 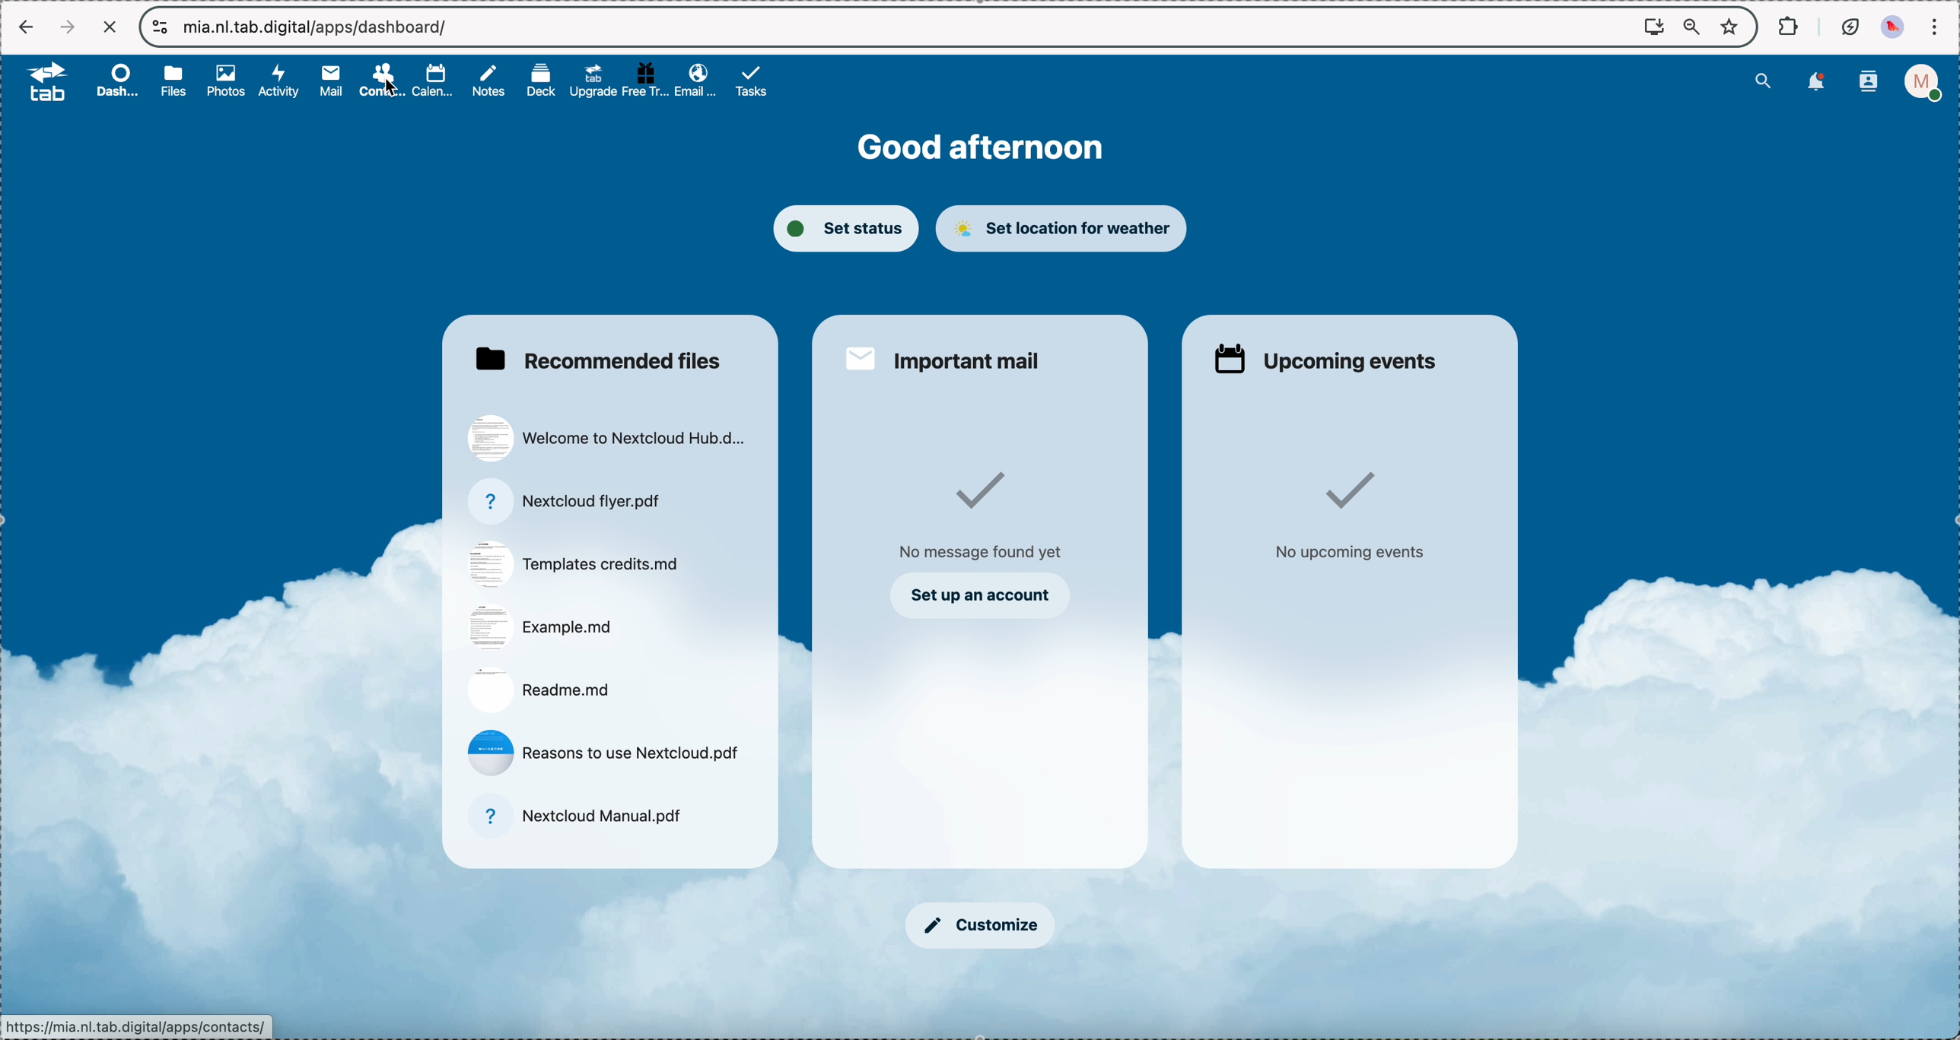 What do you see at coordinates (1786, 26) in the screenshot?
I see `extensions` at bounding box center [1786, 26].